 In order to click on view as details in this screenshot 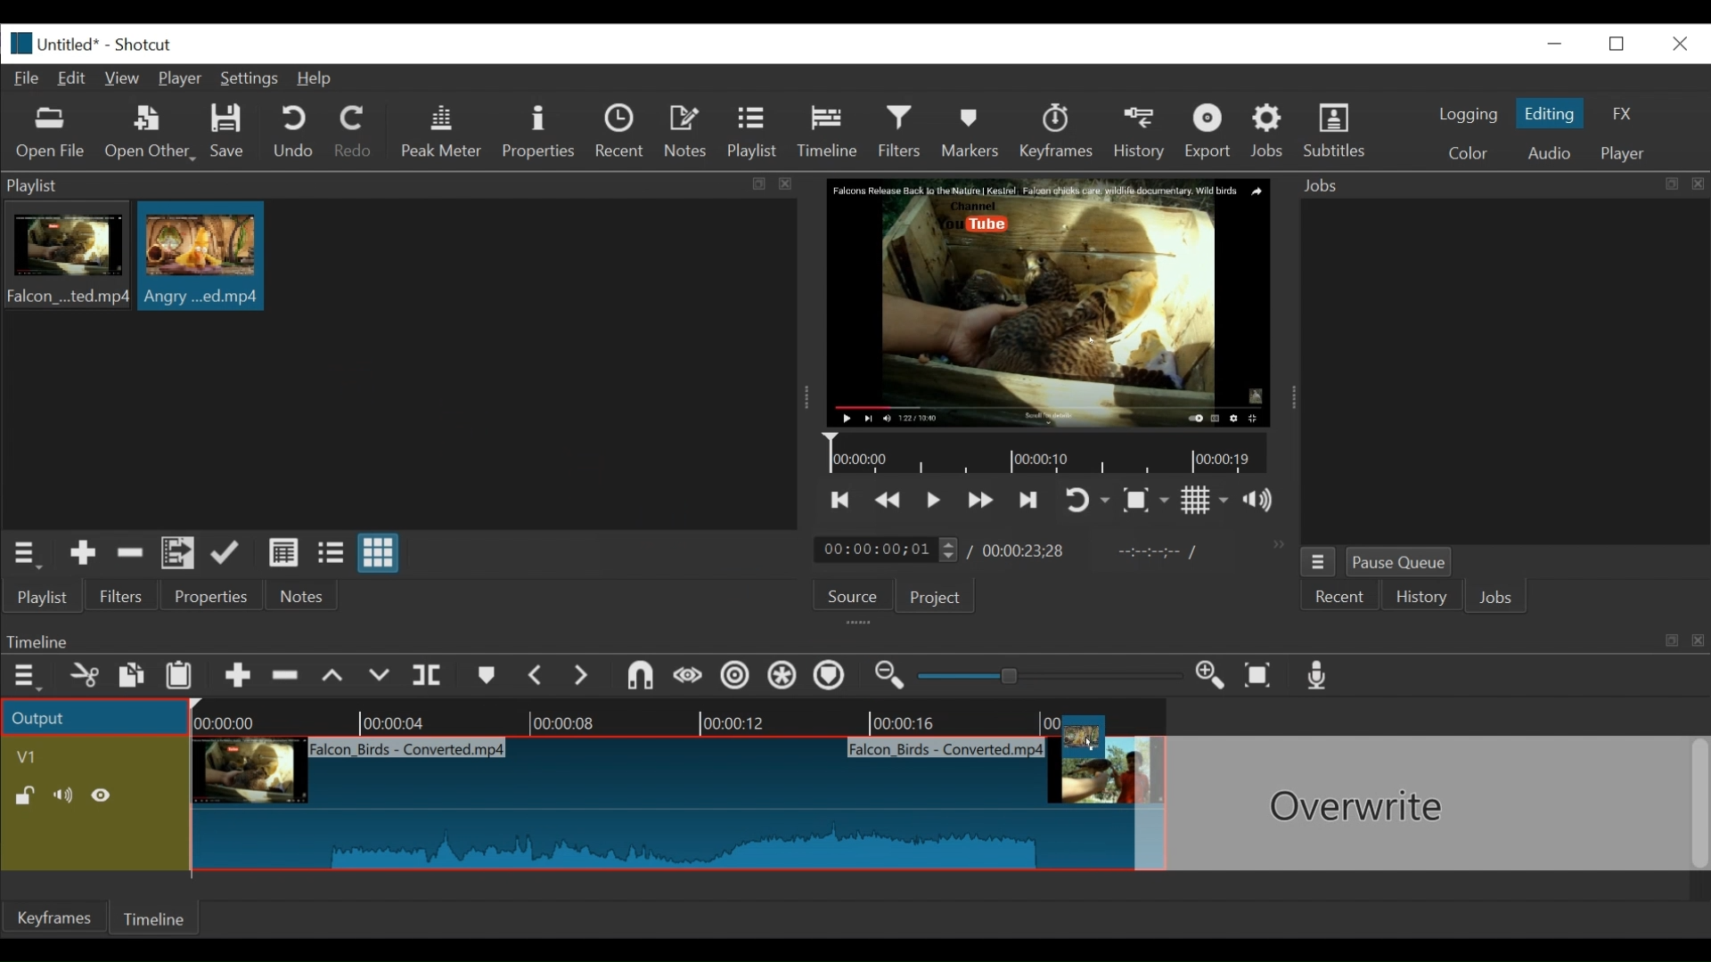, I will do `click(284, 552)`.